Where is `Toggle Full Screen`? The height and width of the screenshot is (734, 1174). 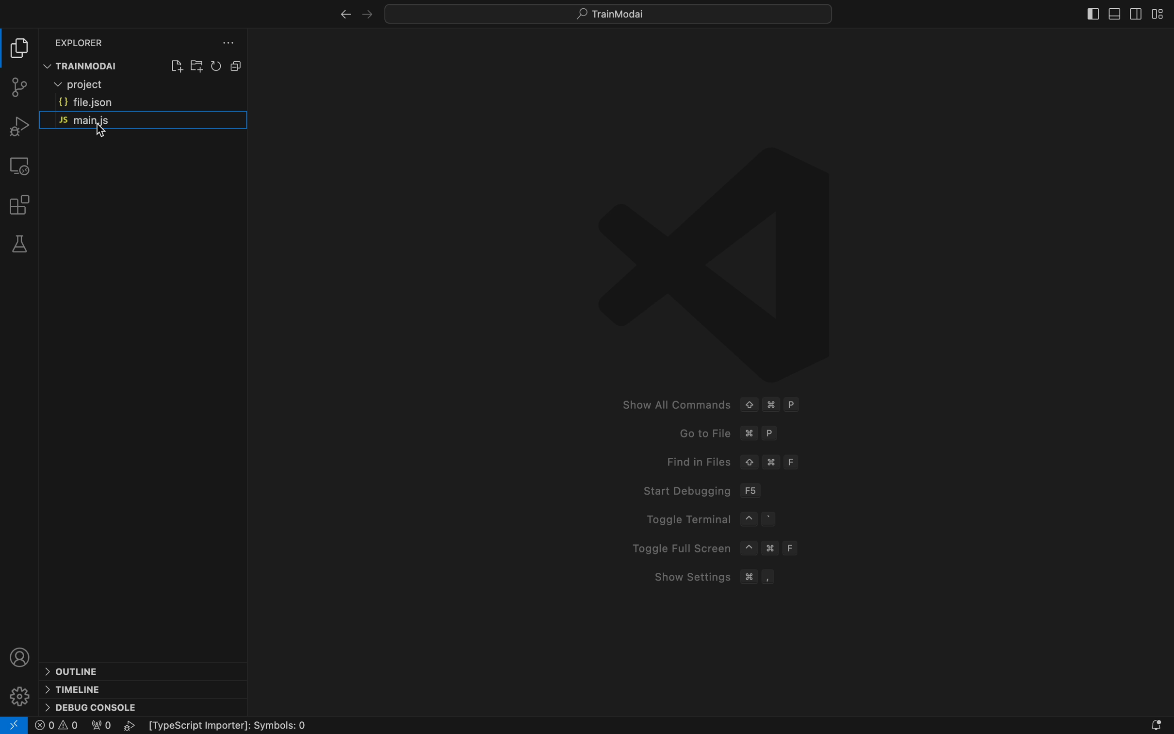
Toggle Full Screen is located at coordinates (711, 545).